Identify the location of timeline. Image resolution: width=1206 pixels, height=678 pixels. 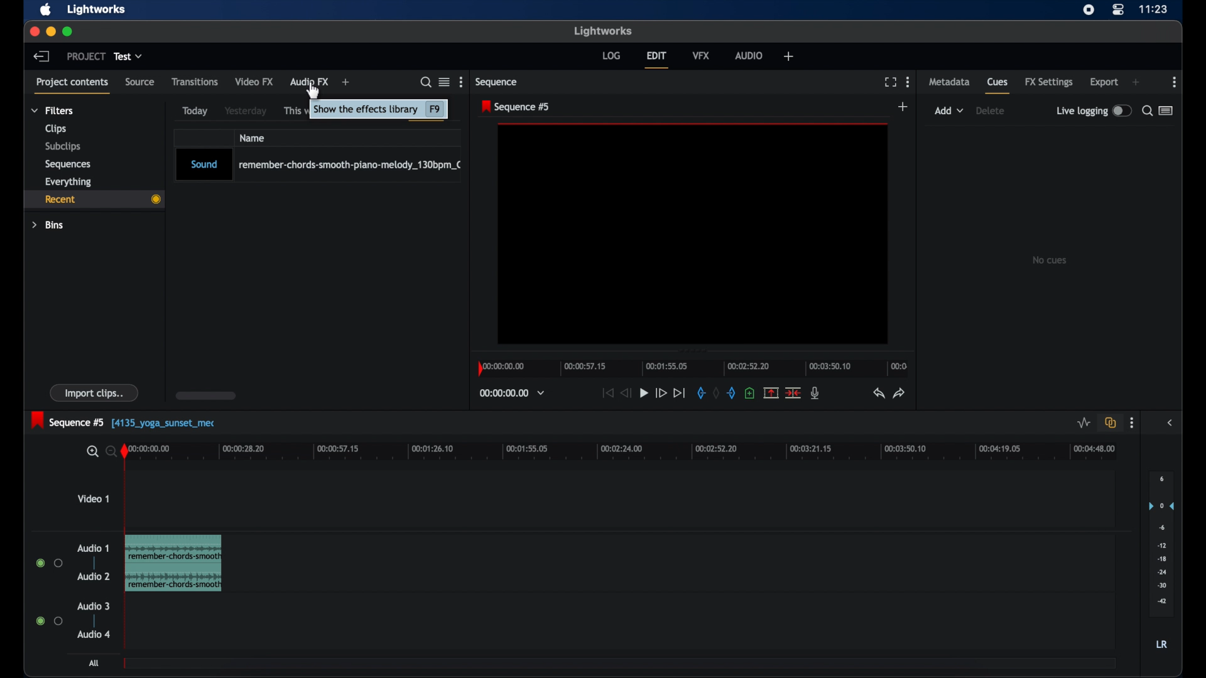
(691, 367).